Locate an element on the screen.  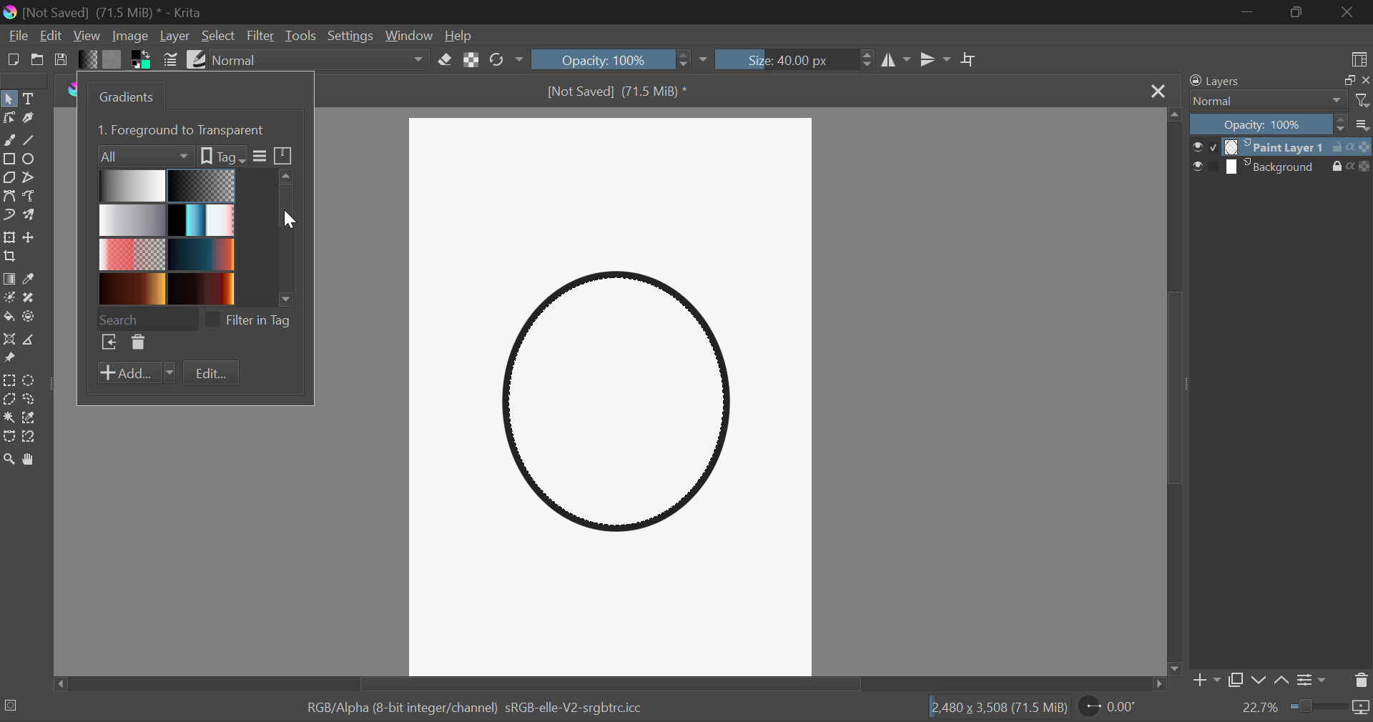
Settings is located at coordinates (349, 35).